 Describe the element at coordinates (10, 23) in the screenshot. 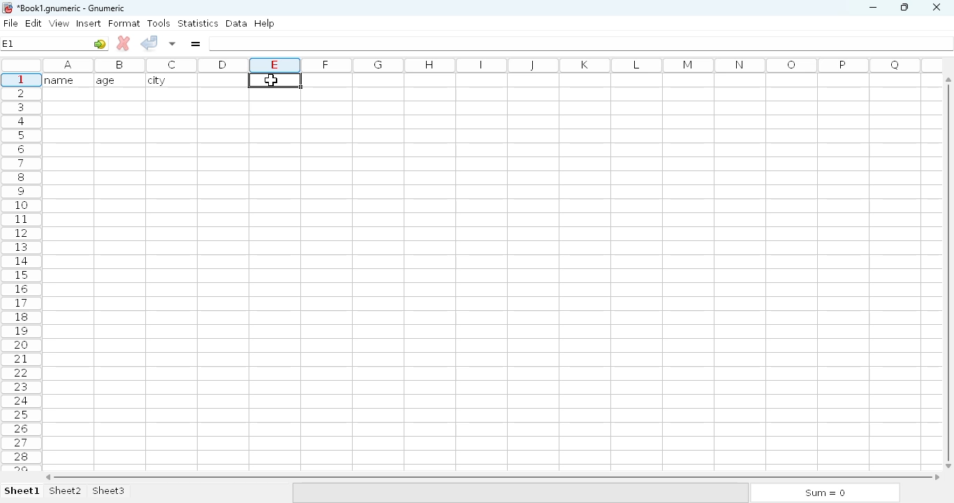

I see `file` at that location.